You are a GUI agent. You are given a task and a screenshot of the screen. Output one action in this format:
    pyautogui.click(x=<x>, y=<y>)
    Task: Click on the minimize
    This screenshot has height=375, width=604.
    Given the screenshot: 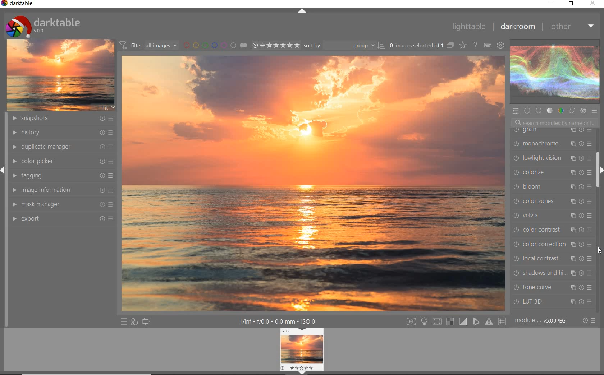 What is the action you would take?
    pyautogui.click(x=552, y=3)
    